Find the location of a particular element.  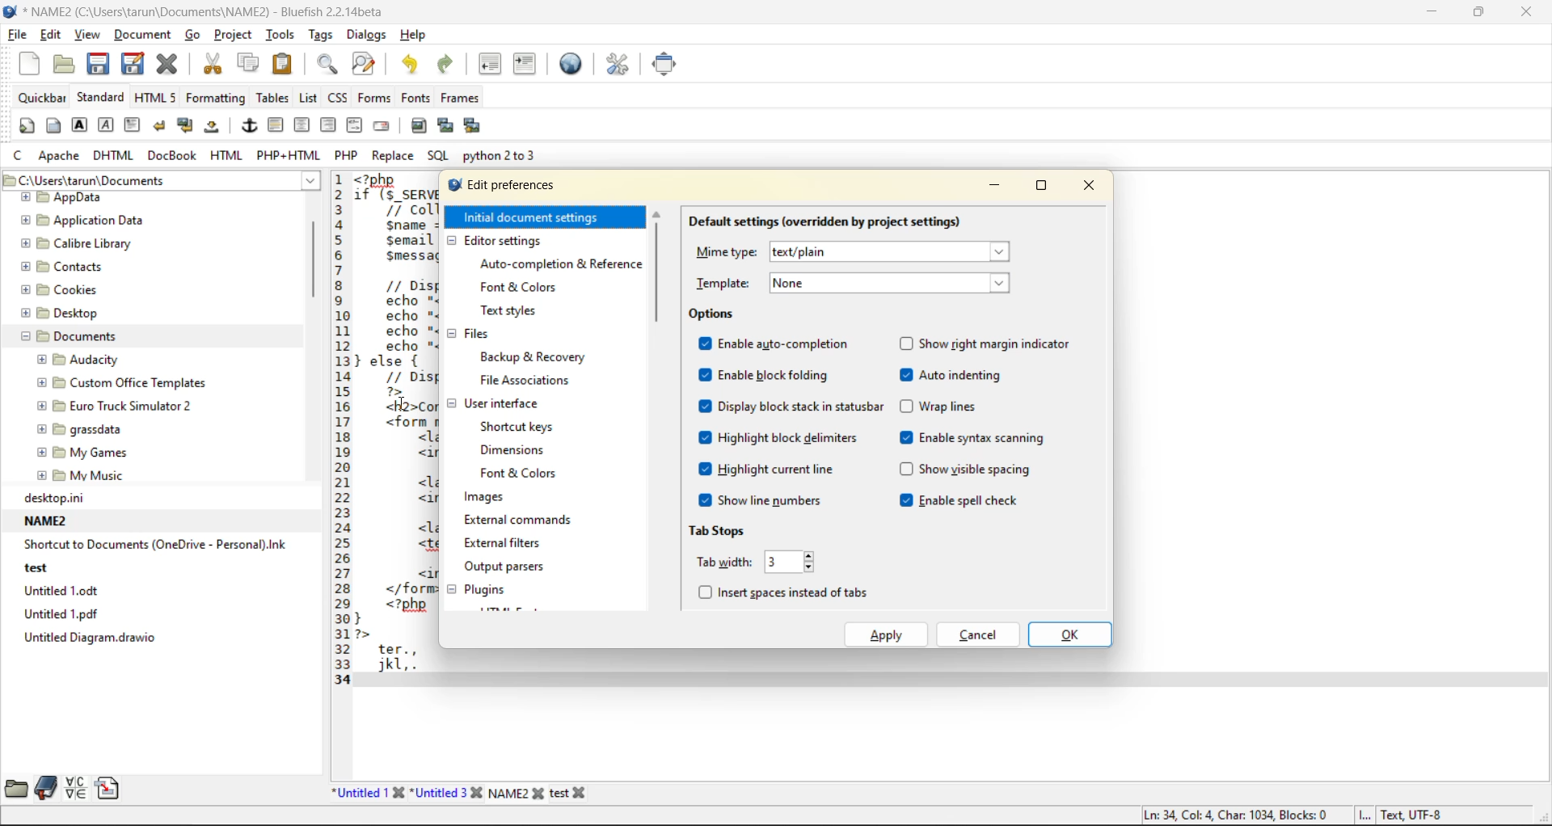

save as is located at coordinates (134, 66).